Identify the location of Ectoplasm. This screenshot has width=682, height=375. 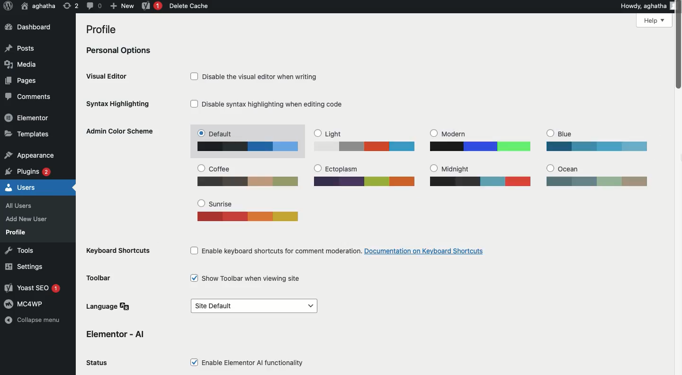
(363, 175).